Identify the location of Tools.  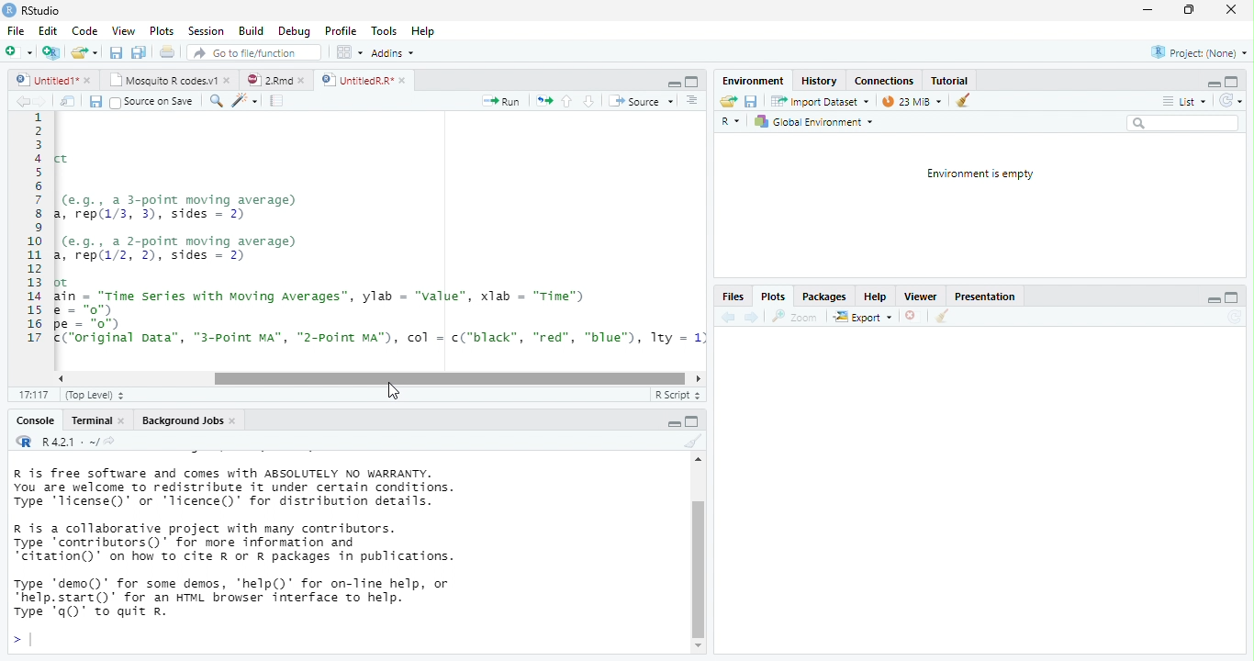
(385, 30).